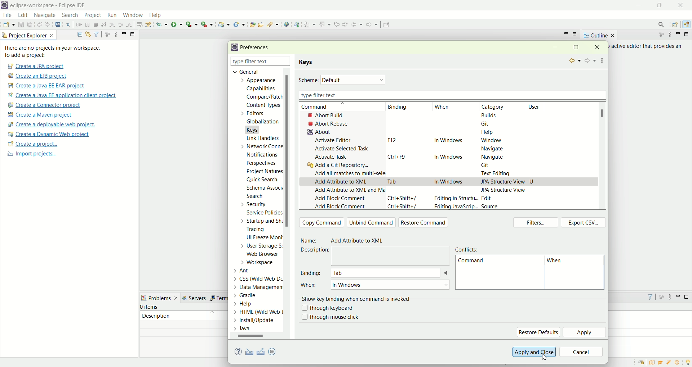 The height and width of the screenshot is (367, 692). I want to click on service policies, so click(263, 213).